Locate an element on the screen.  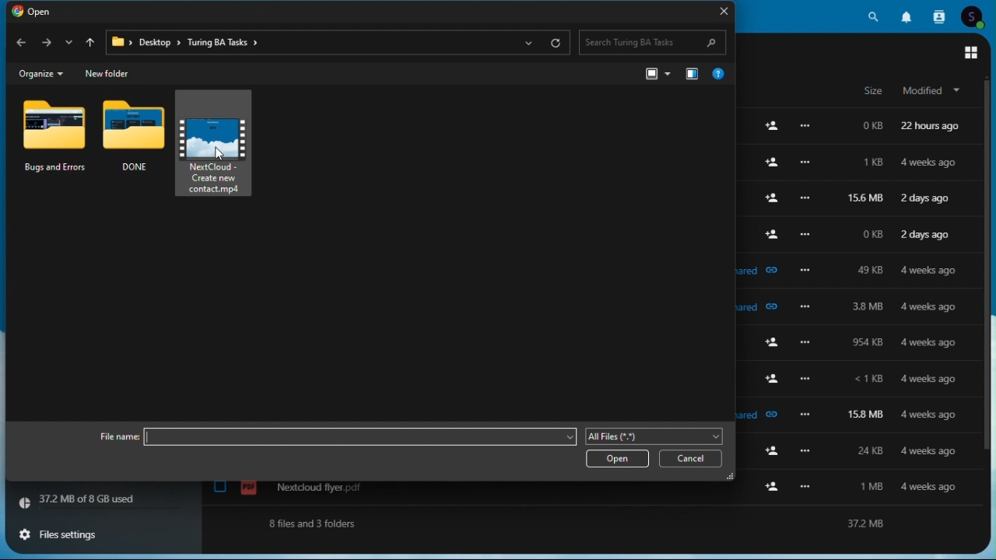
more options is located at coordinates (812, 271).